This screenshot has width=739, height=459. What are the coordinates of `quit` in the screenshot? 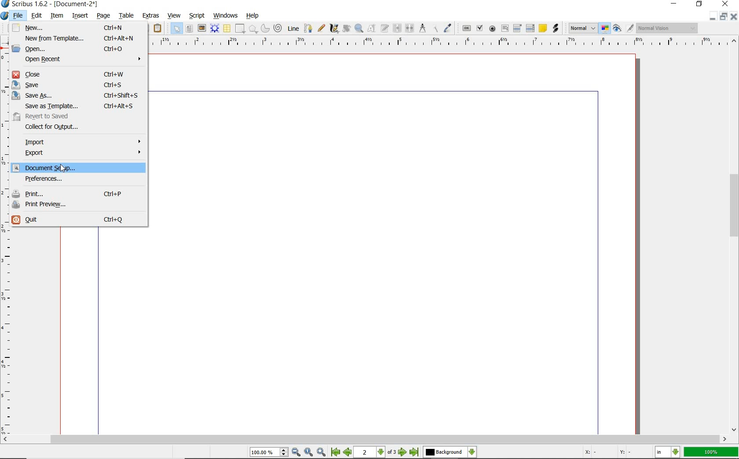 It's located at (78, 219).